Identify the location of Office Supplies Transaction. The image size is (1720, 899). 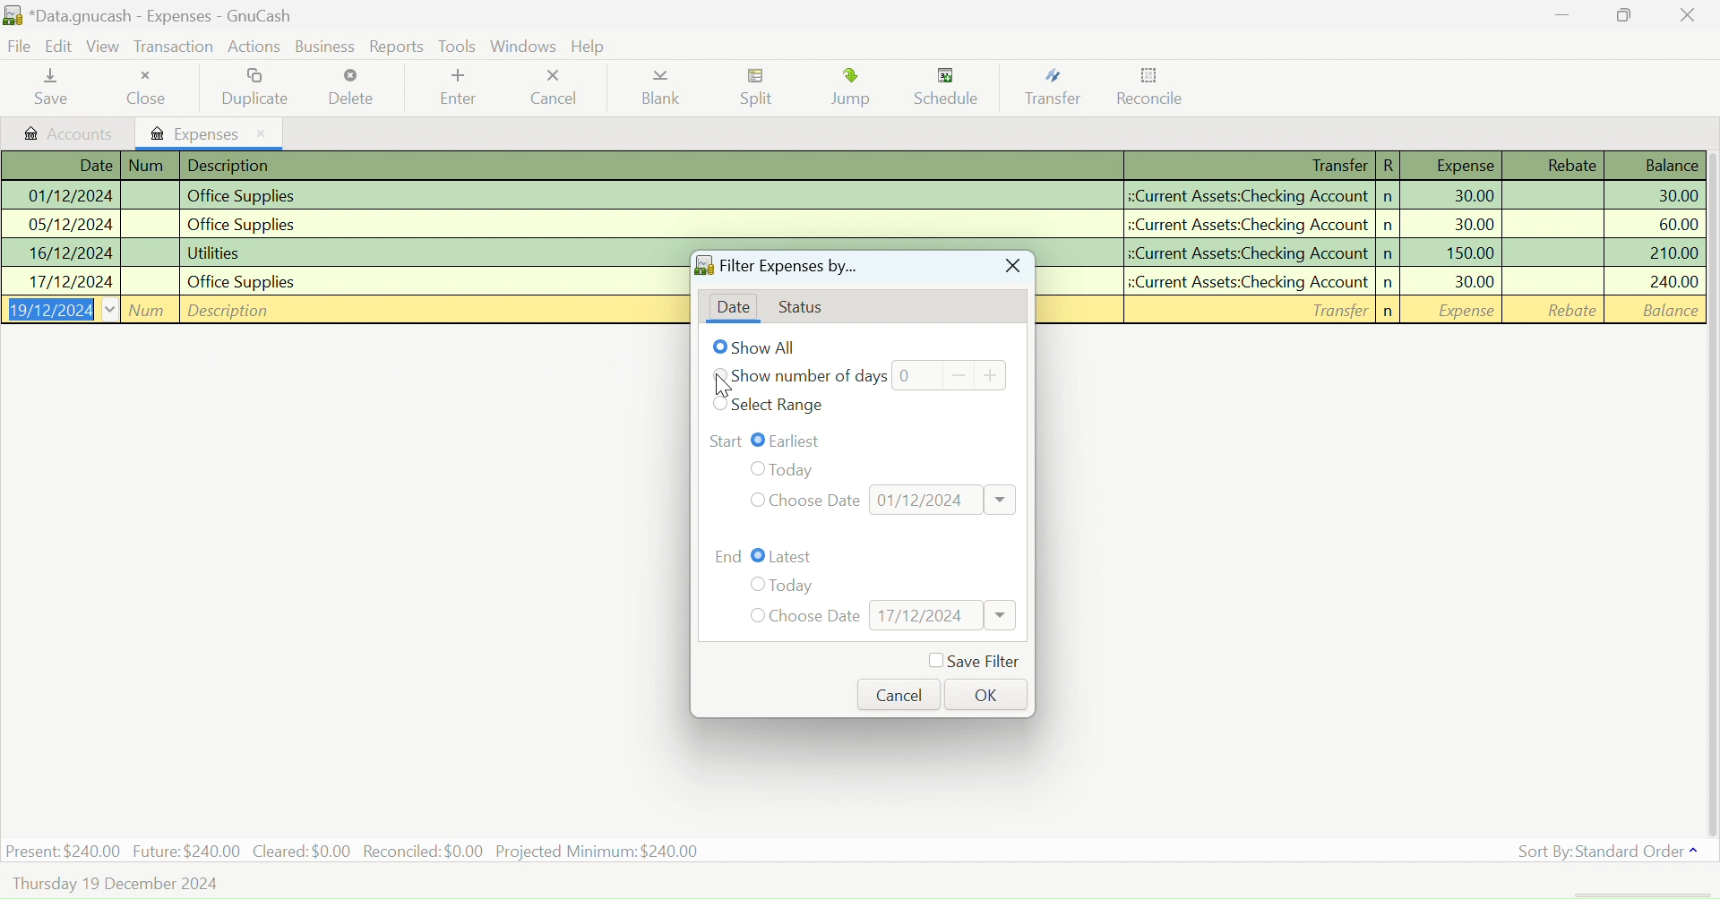
(1377, 280).